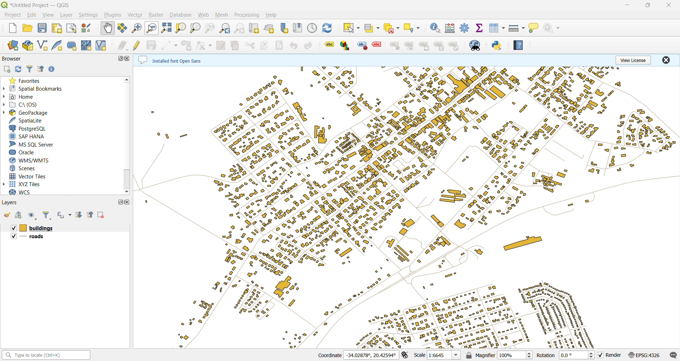 This screenshot has height=361, width=680. I want to click on layers, so click(407, 207).